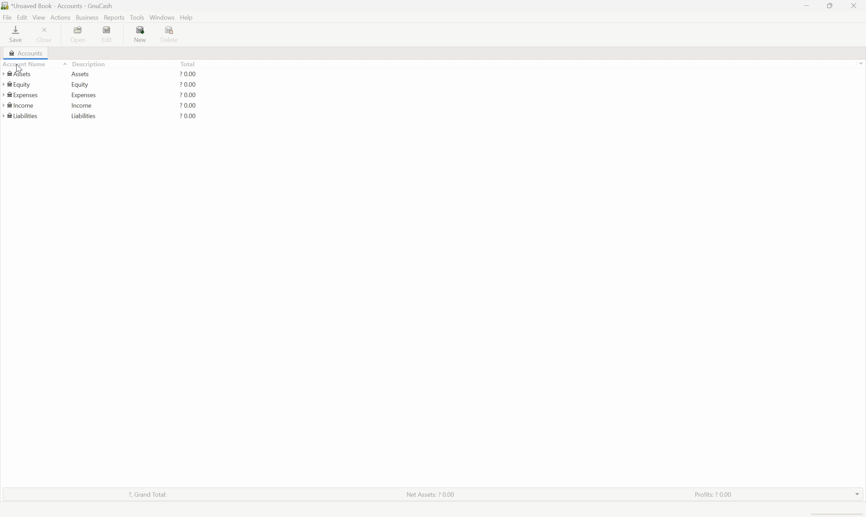  What do you see at coordinates (84, 116) in the screenshot?
I see `Liabilities` at bounding box center [84, 116].